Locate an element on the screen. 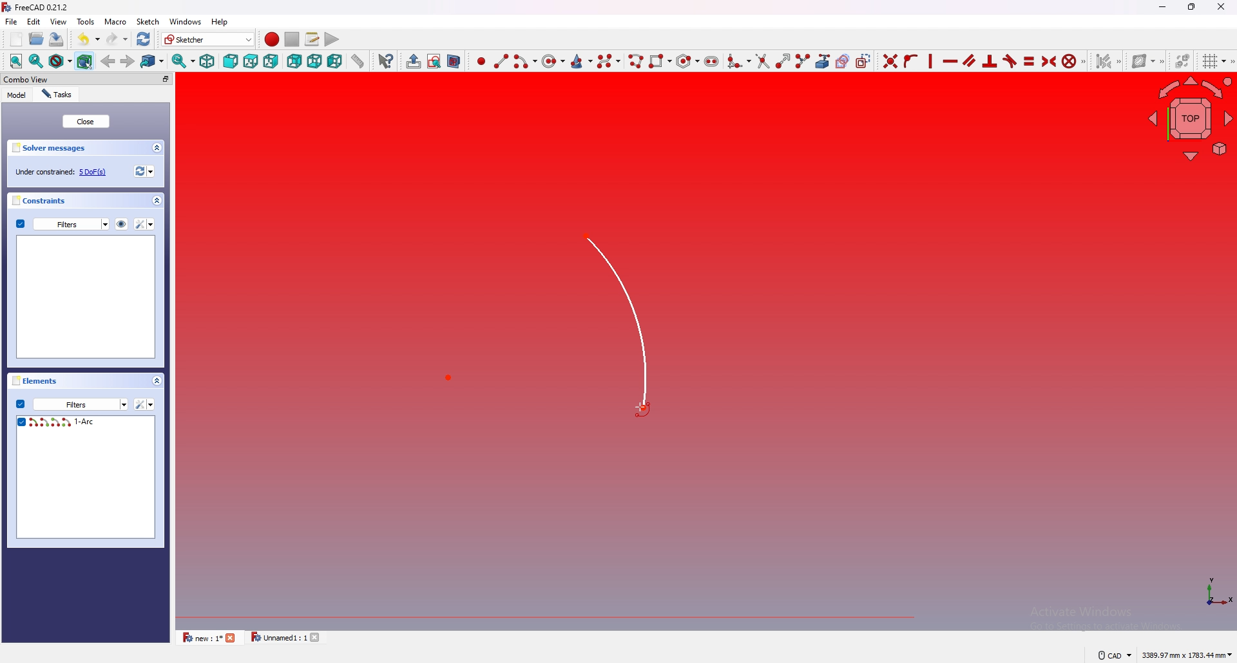 Image resolution: width=1237 pixels, height=663 pixels. close is located at coordinates (85, 121).